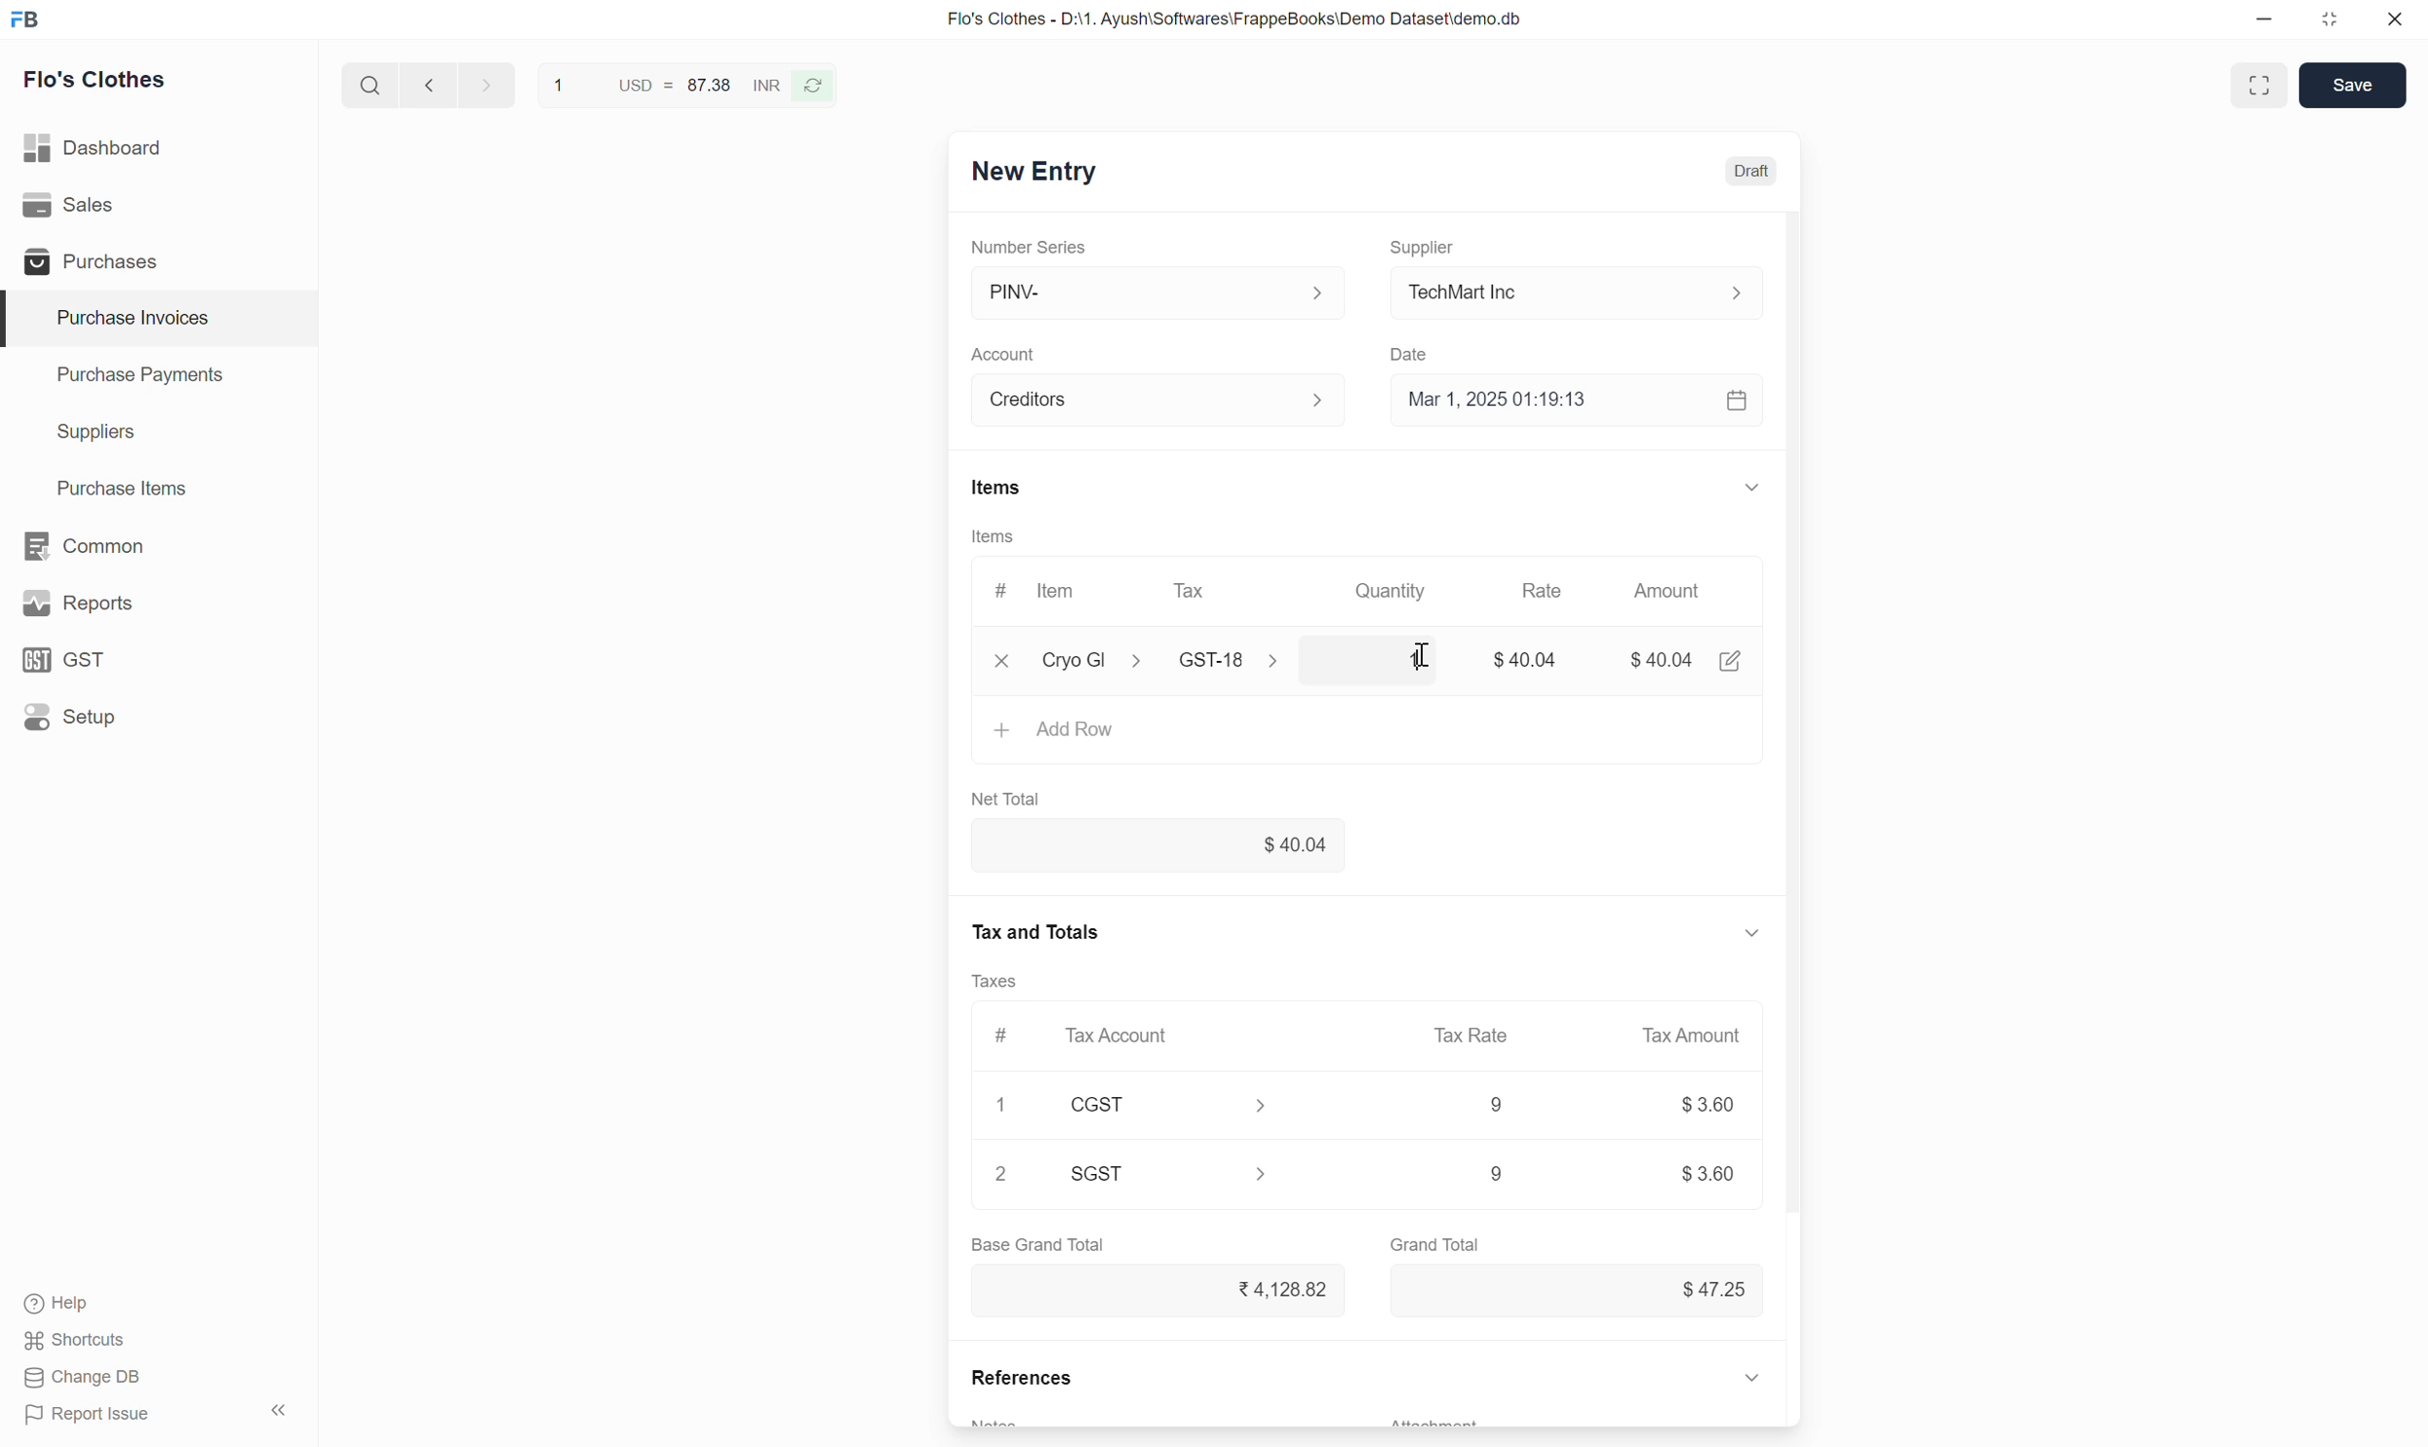  Describe the element at coordinates (1060, 728) in the screenshot. I see `+ Add Row` at that location.